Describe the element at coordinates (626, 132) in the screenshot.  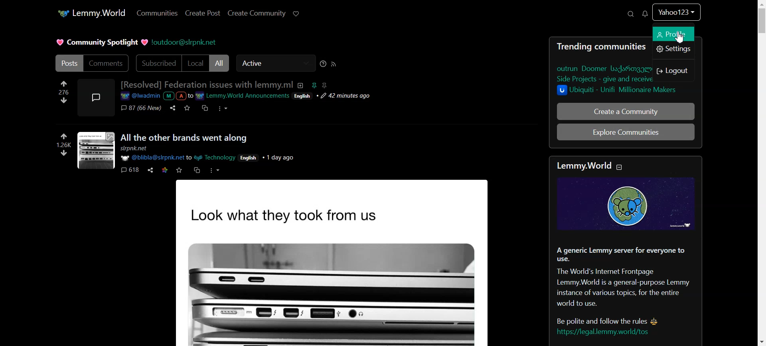
I see `Explore Communities` at that location.